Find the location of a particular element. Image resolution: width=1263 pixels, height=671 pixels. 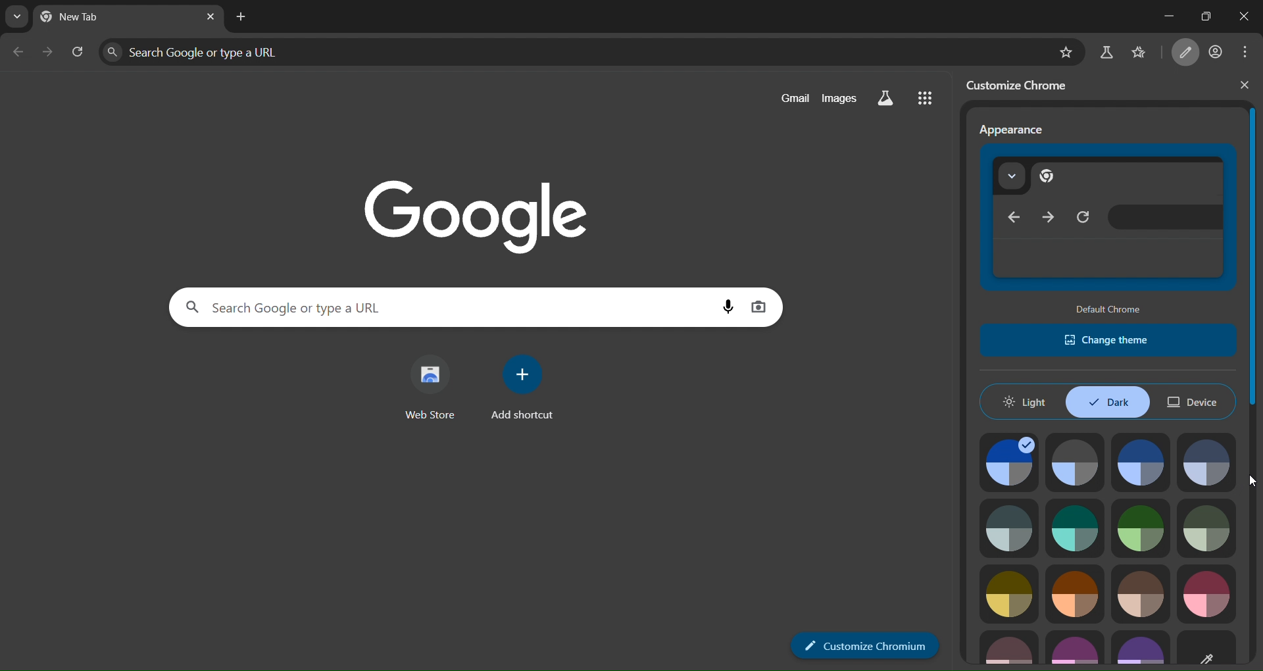

image search is located at coordinates (767, 305).